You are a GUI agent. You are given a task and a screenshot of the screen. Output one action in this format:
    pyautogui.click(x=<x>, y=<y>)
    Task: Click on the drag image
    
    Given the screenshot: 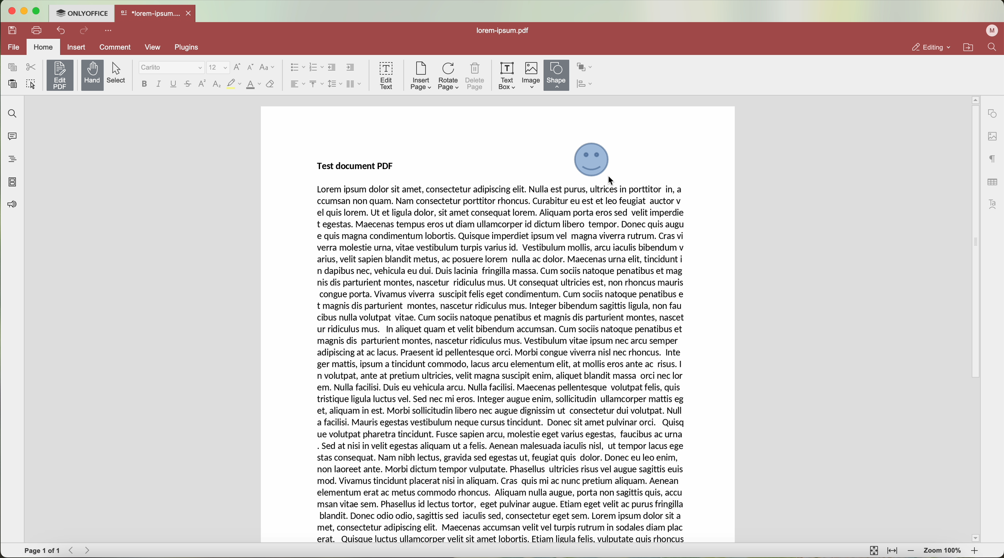 What is the action you would take?
    pyautogui.click(x=595, y=161)
    